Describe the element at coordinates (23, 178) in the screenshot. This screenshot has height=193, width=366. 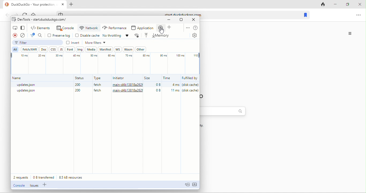
I see `2 requests` at that location.